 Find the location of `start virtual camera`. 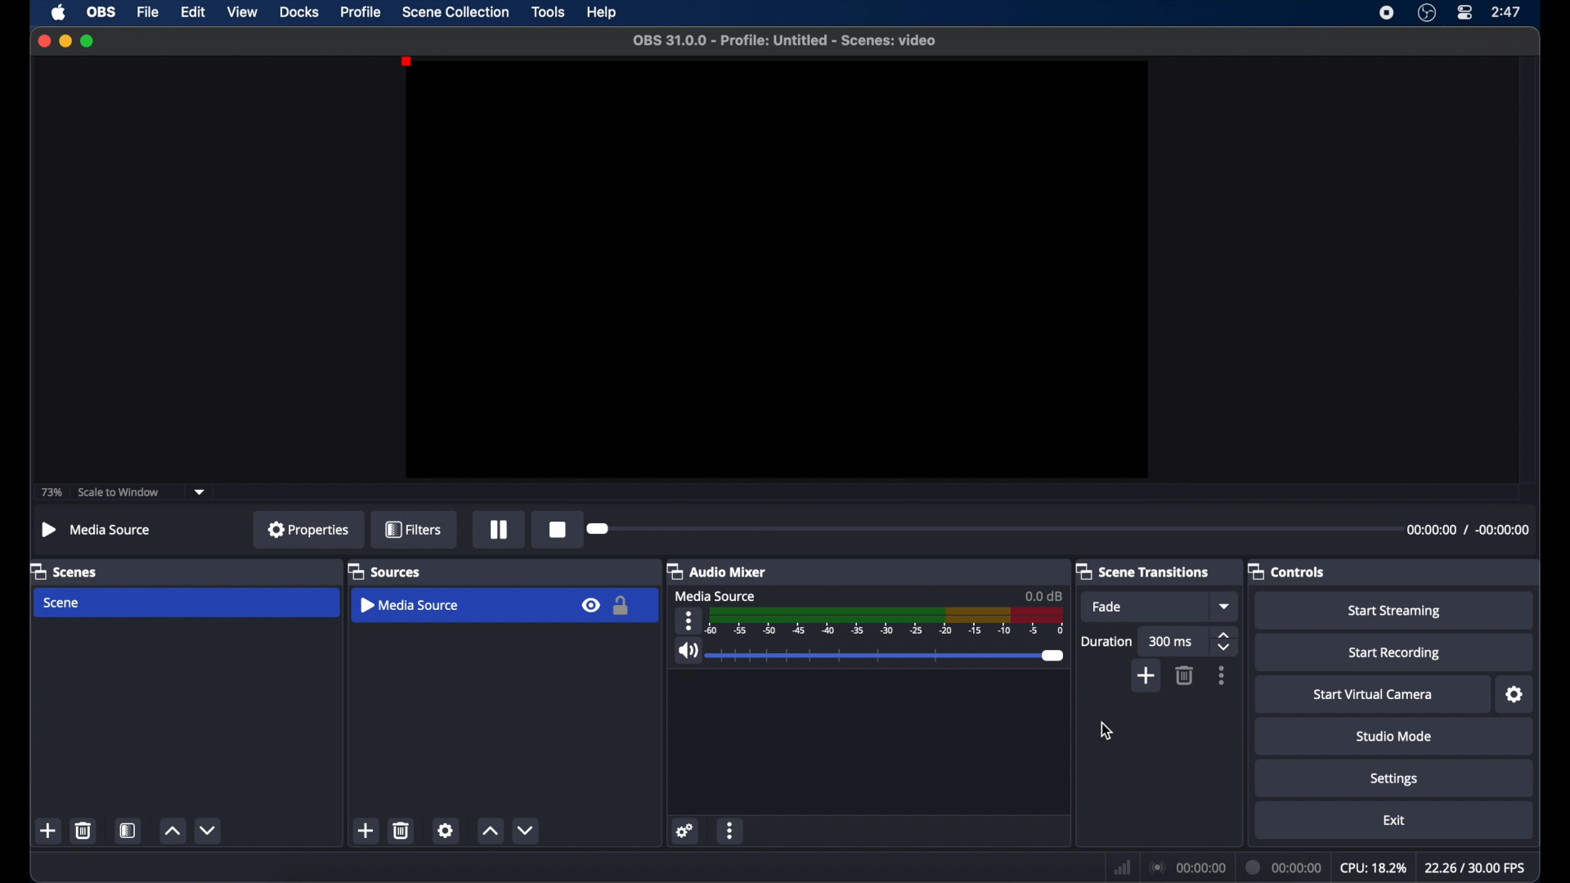

start virtual camera is located at coordinates (1374, 695).